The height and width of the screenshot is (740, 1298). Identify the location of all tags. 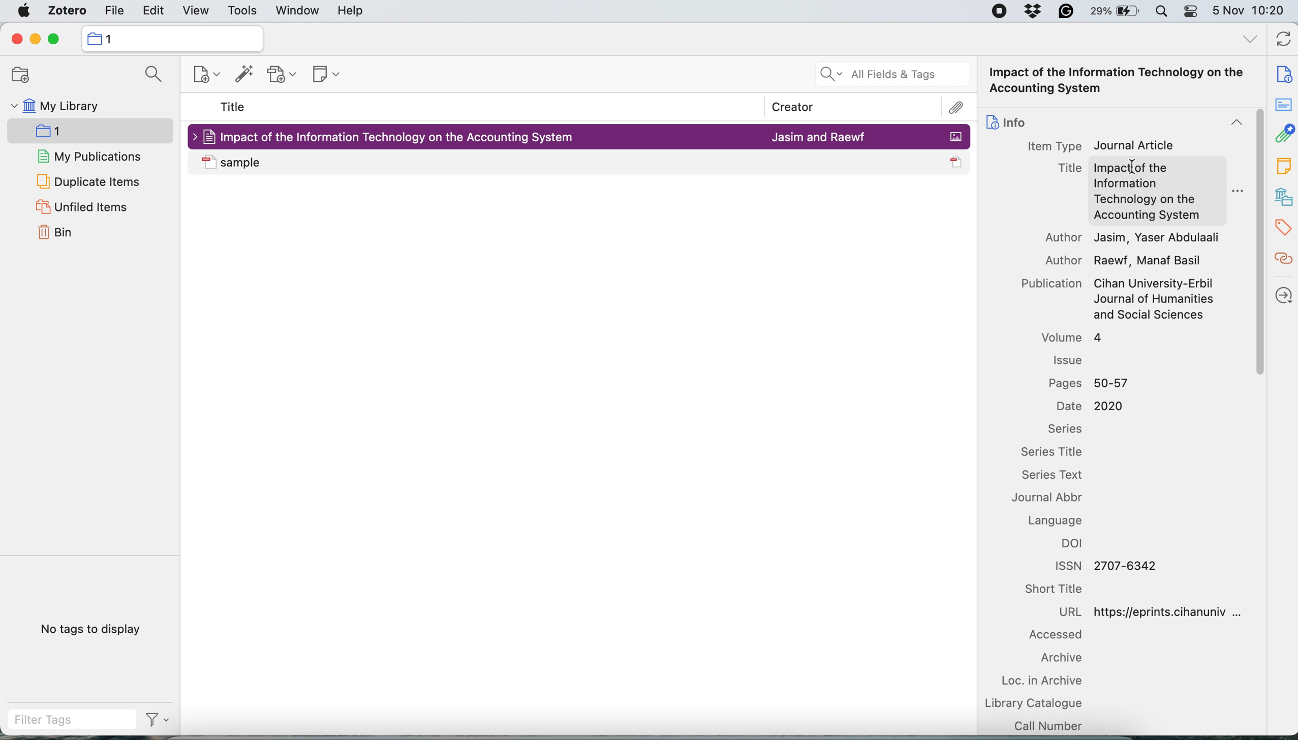
(1249, 39).